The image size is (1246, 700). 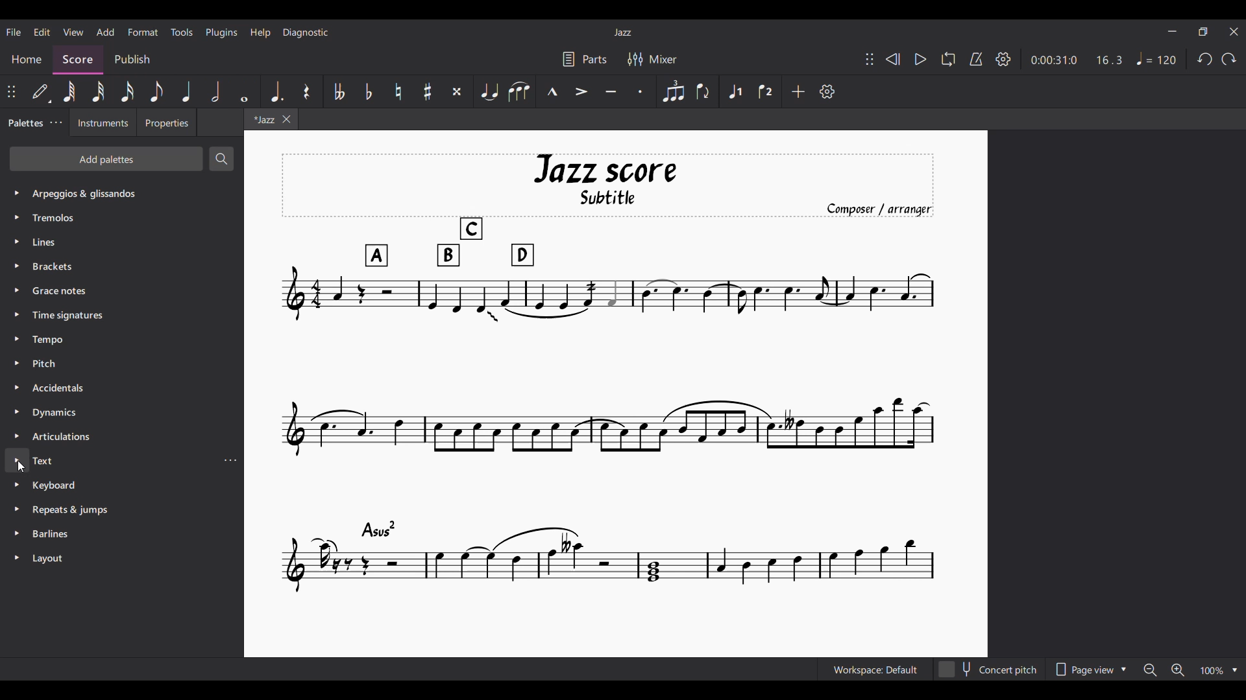 I want to click on Toggle flat, so click(x=369, y=91).